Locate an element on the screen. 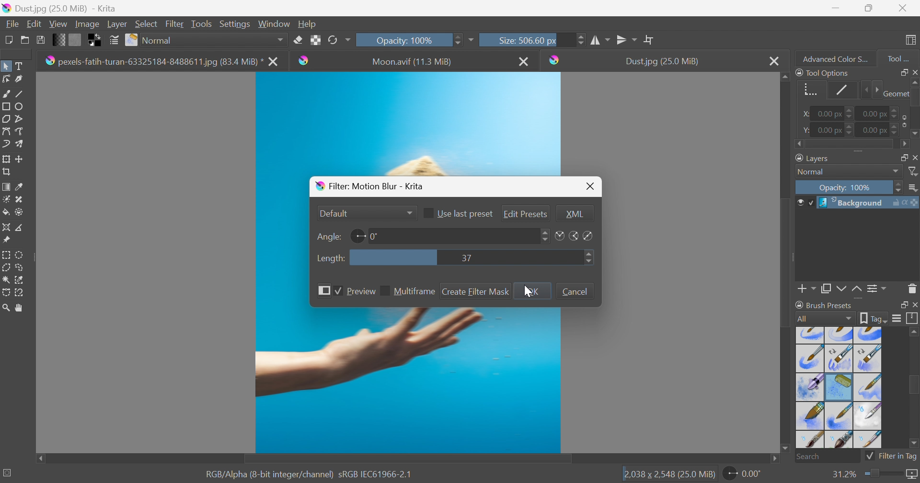 Image resolution: width=920 pixels, height=483 pixels. Layers is located at coordinates (900, 156).